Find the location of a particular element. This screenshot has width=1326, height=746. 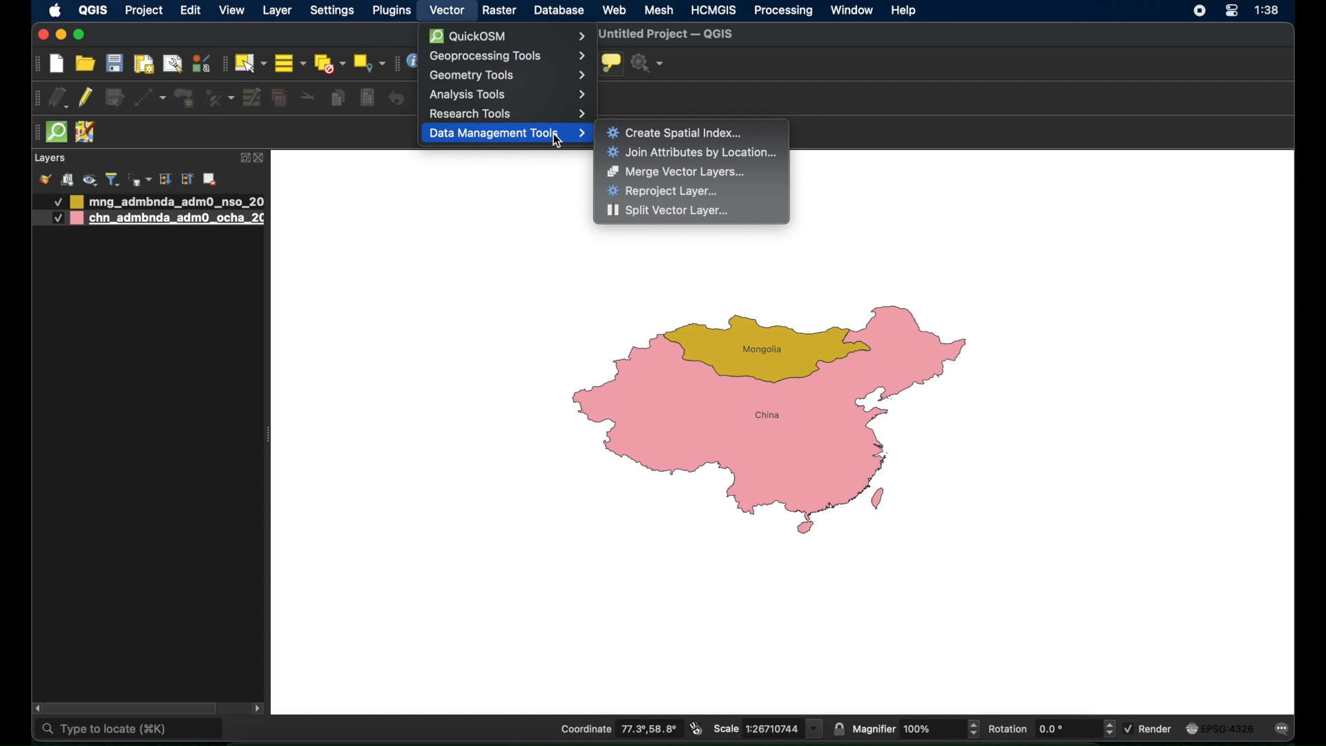

project is located at coordinates (142, 12).